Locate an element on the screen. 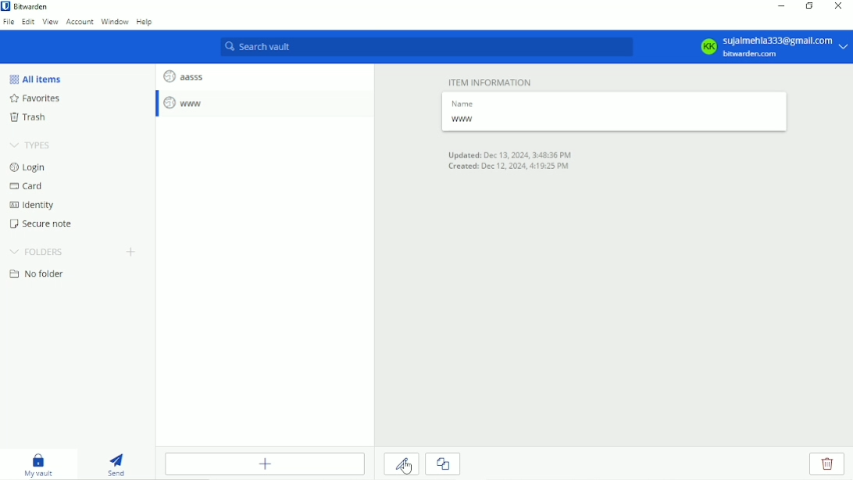 The image size is (853, 480). Cursor is located at coordinates (407, 466).